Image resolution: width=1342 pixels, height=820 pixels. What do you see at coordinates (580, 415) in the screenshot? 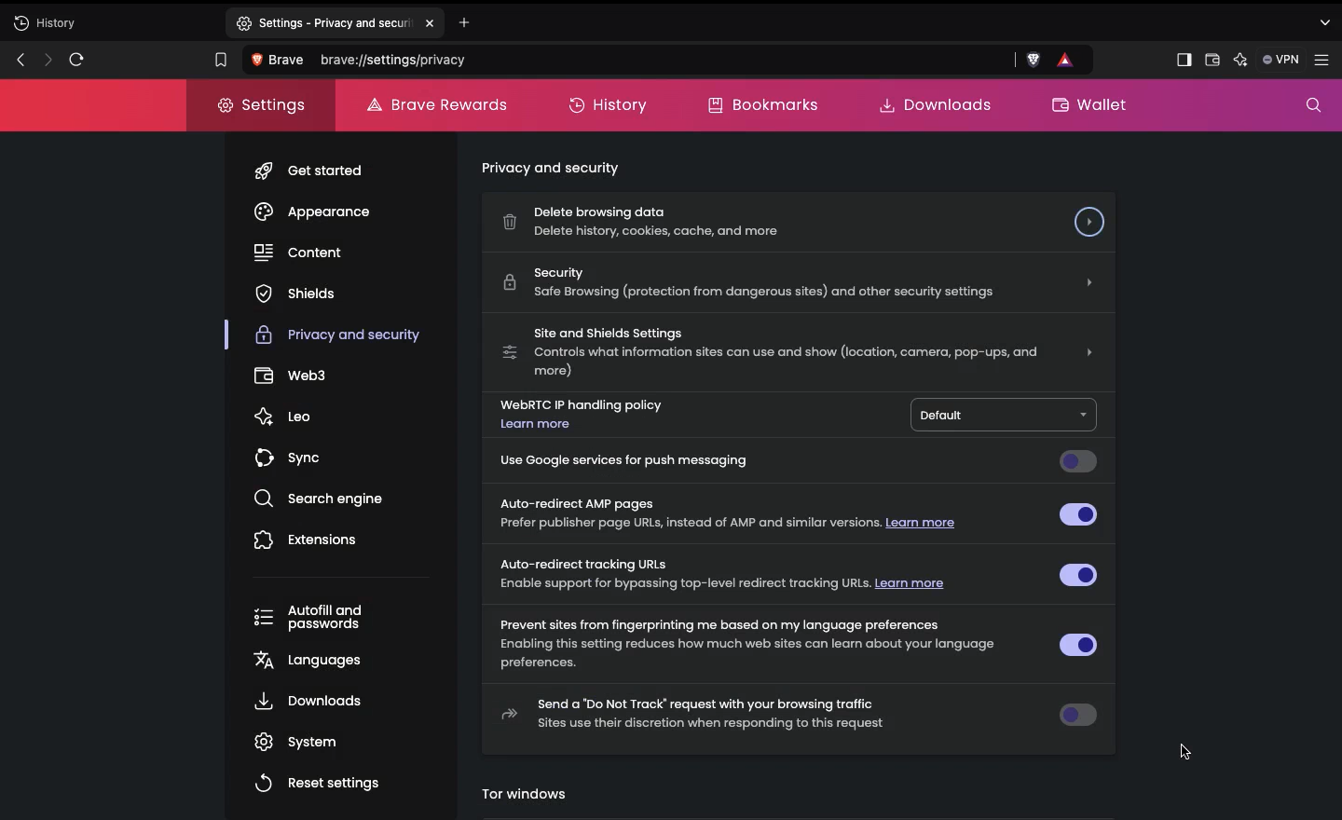
I see `WebRTC IP handling policy. Learn more` at bounding box center [580, 415].